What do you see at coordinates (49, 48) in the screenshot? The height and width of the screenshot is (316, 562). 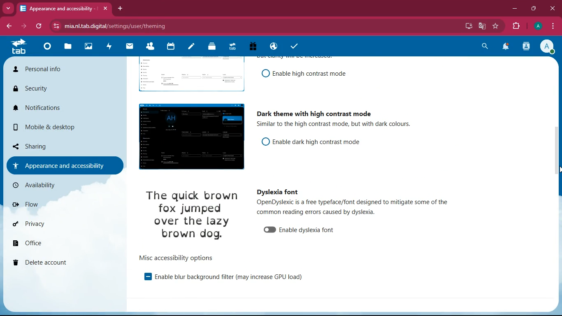 I see `home` at bounding box center [49, 48].